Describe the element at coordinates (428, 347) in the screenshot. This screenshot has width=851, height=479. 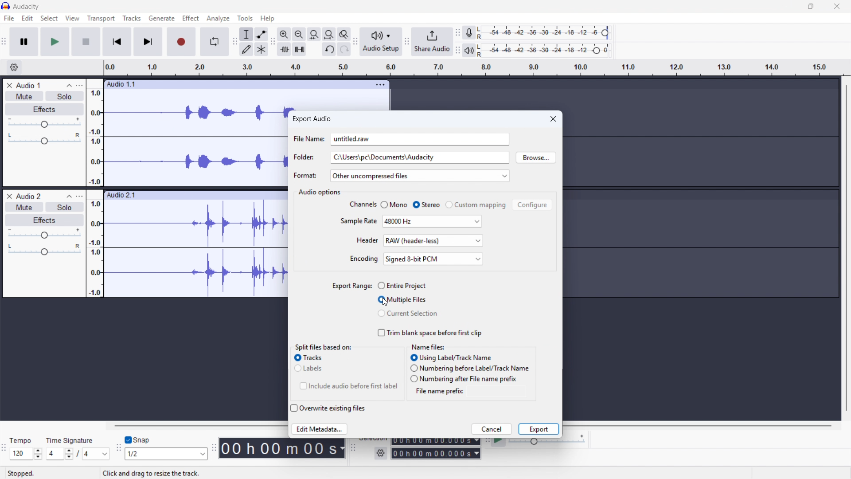
I see `Name files:` at that location.